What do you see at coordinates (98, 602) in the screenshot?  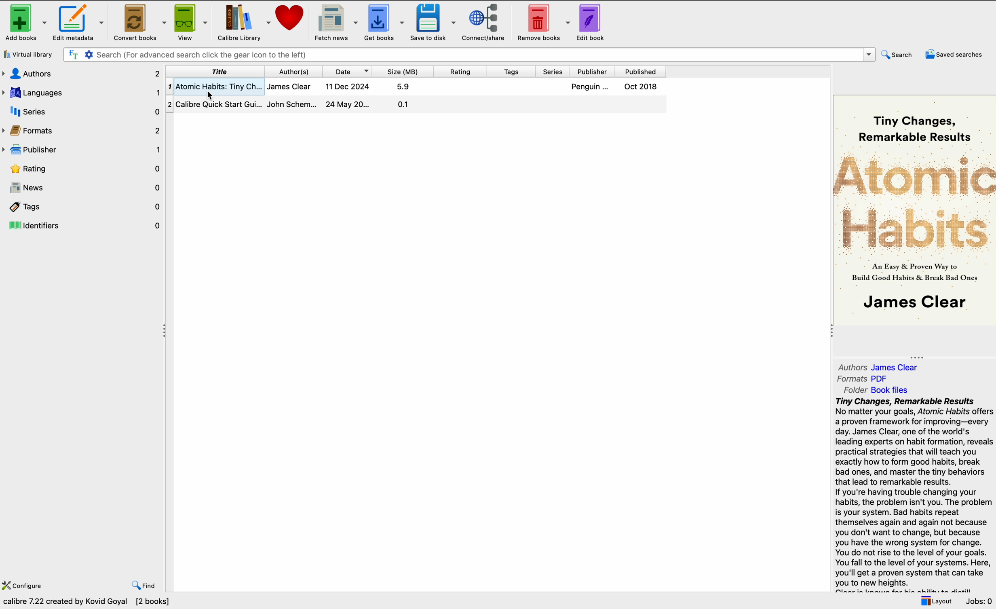 I see `data` at bounding box center [98, 602].